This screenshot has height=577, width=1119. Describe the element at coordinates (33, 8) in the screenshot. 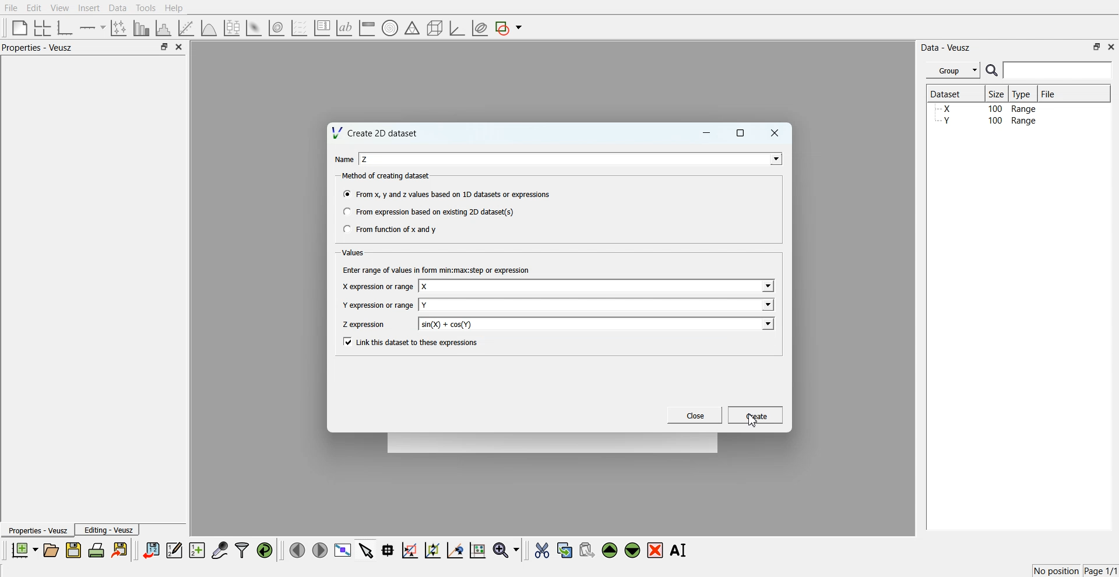

I see `Edit` at that location.